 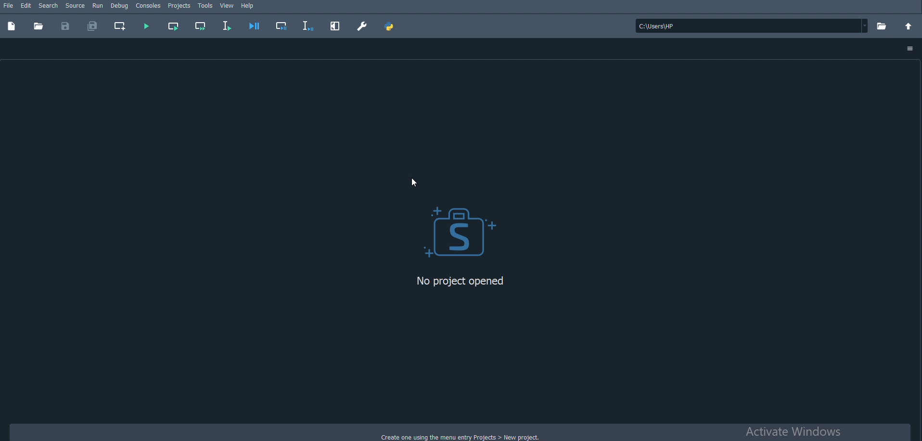 What do you see at coordinates (38, 27) in the screenshot?
I see `Open file` at bounding box center [38, 27].